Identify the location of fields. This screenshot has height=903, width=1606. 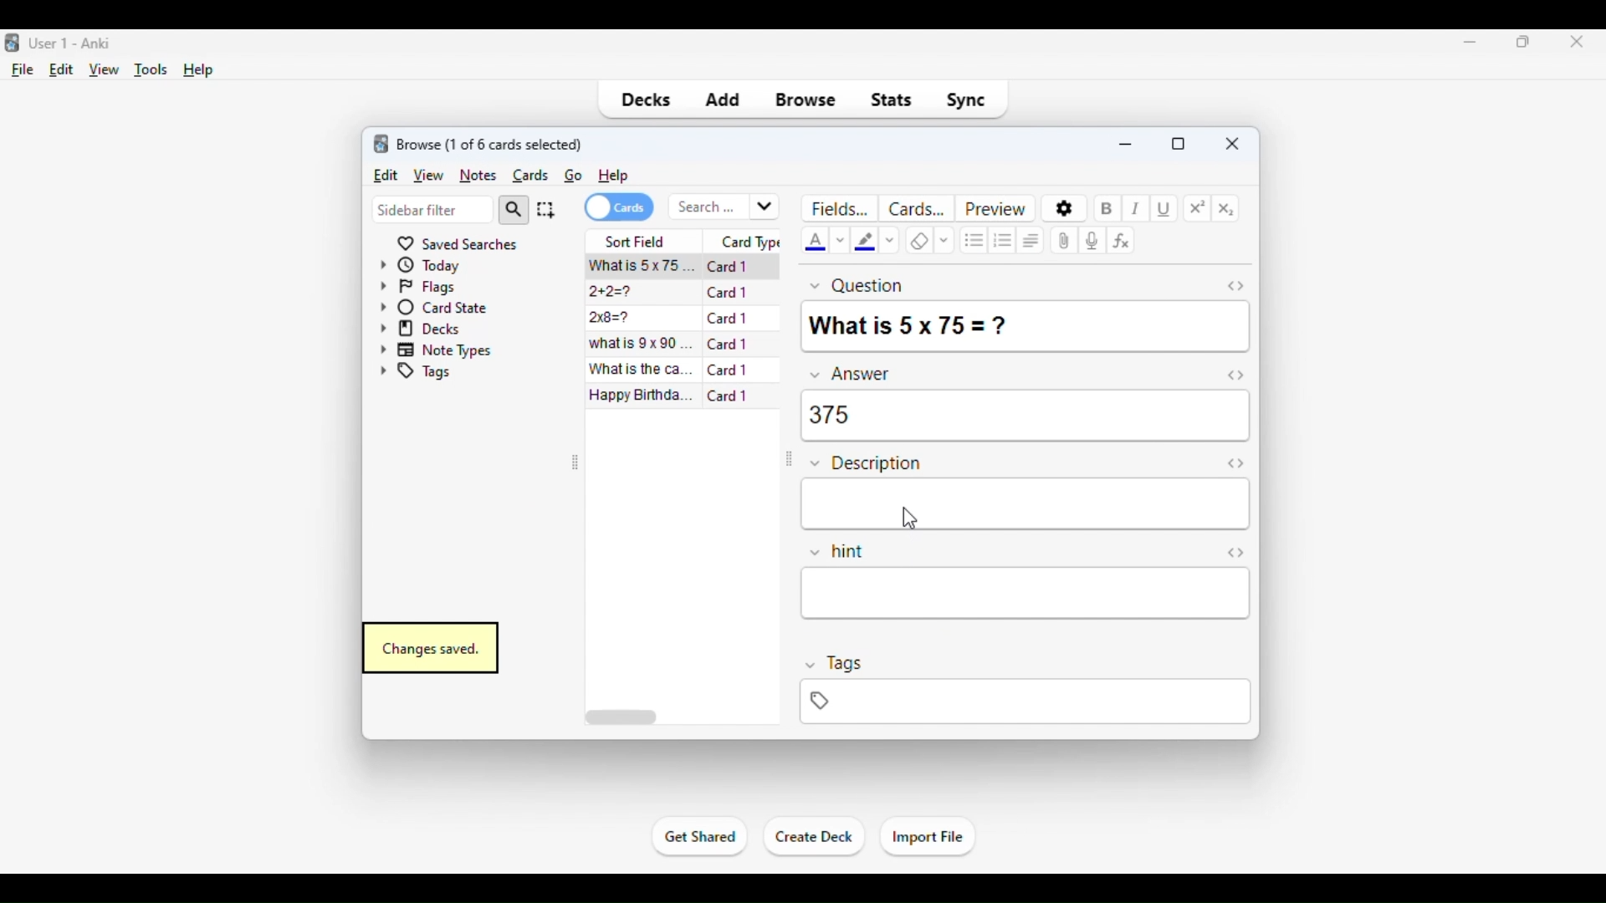
(842, 207).